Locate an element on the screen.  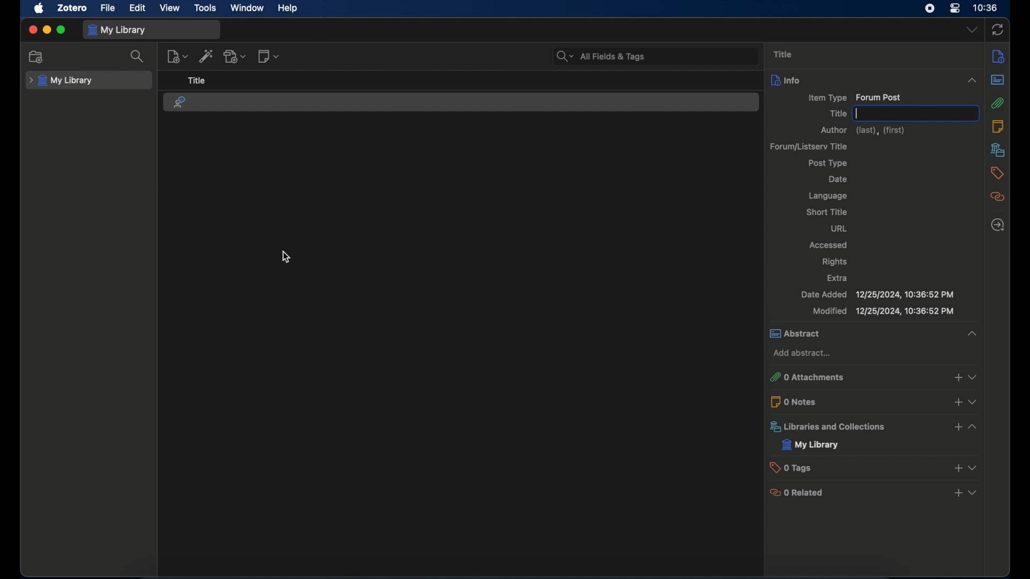
abstract is located at coordinates (873, 333).